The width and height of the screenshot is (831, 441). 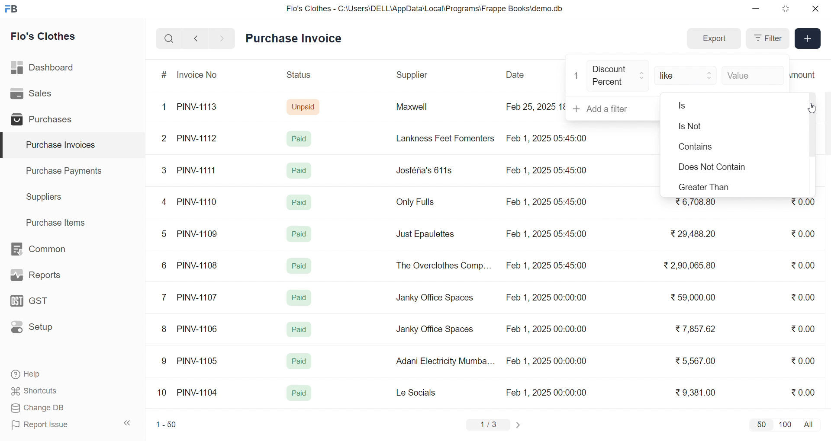 What do you see at coordinates (784, 424) in the screenshot?
I see `100` at bounding box center [784, 424].